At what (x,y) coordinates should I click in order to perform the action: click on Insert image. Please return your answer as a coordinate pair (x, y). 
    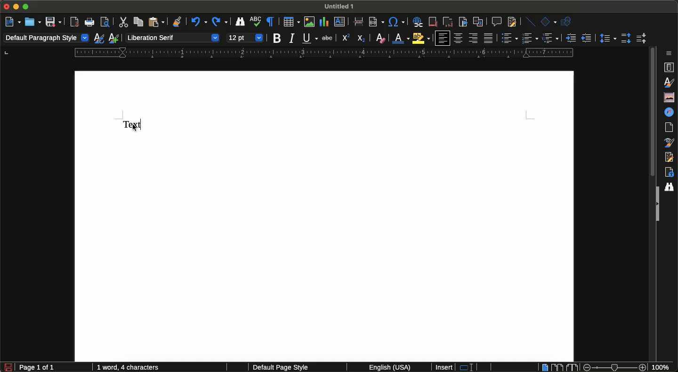
    Looking at the image, I should click on (310, 22).